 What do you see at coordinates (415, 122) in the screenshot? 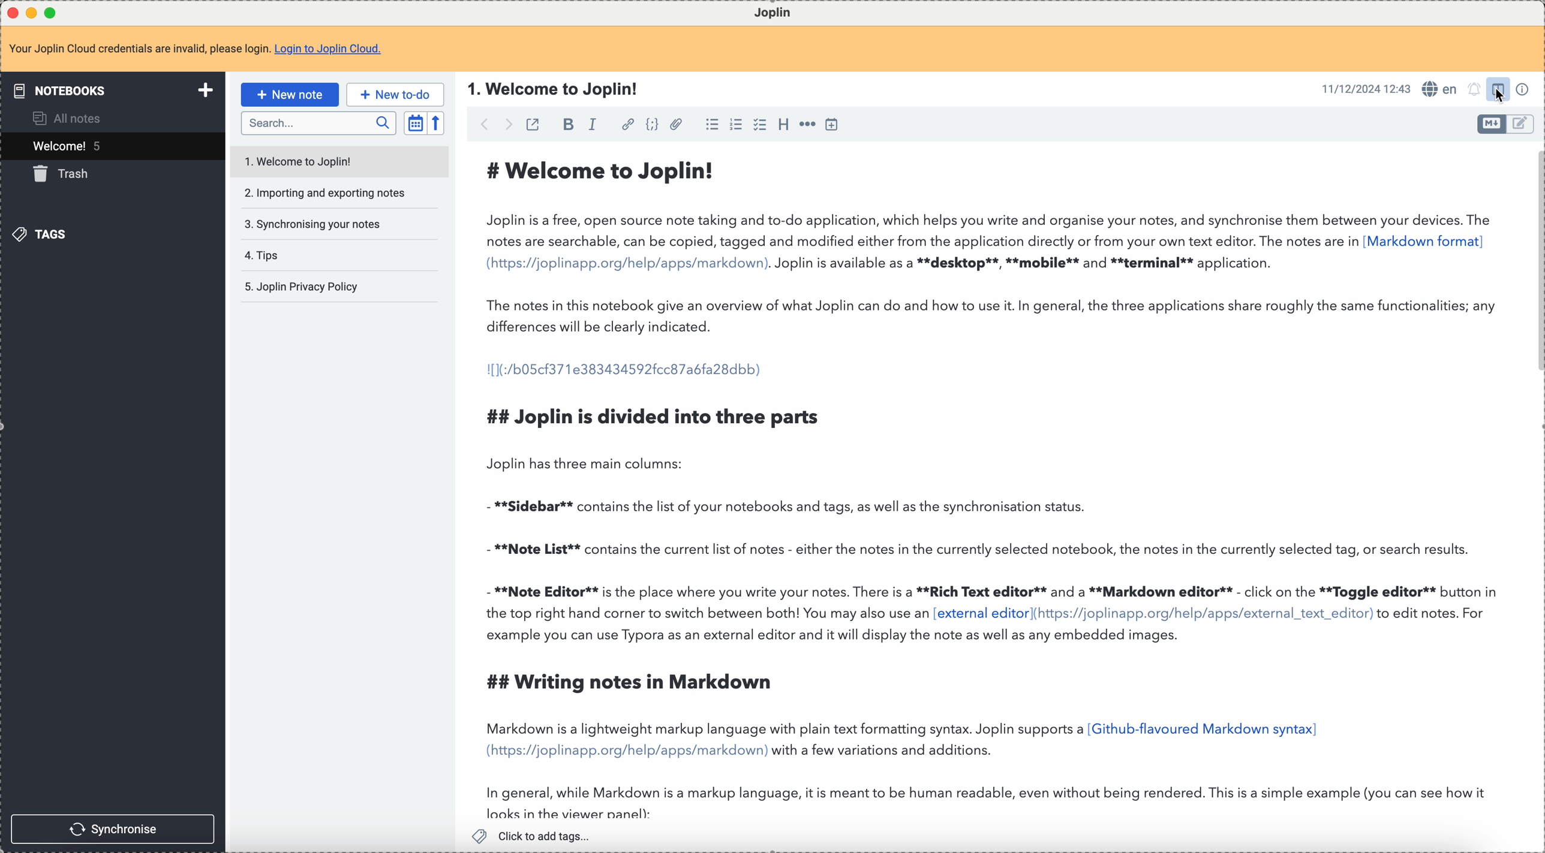
I see `toggle sort order field` at bounding box center [415, 122].